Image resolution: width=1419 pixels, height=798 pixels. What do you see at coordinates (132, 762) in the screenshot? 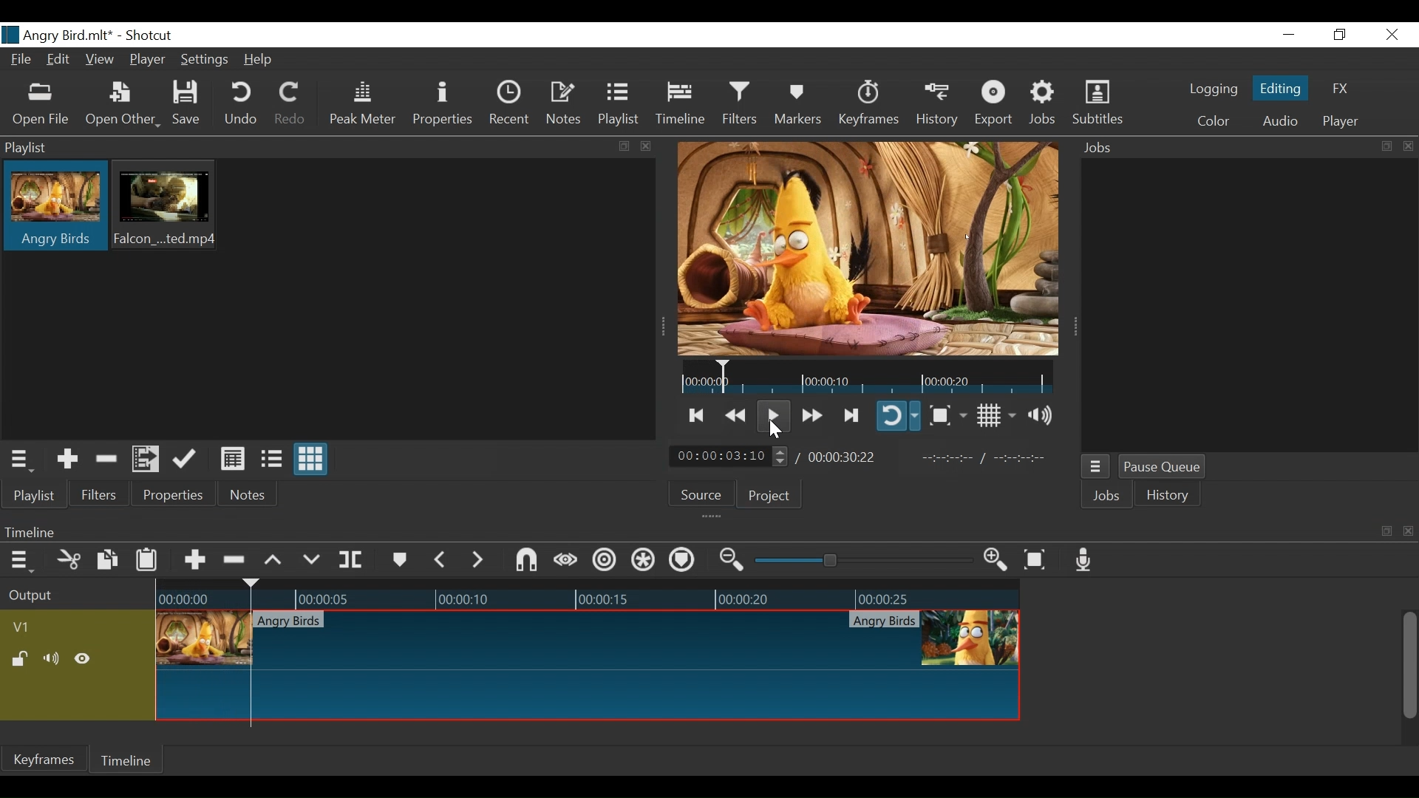
I see `Timeline` at bounding box center [132, 762].